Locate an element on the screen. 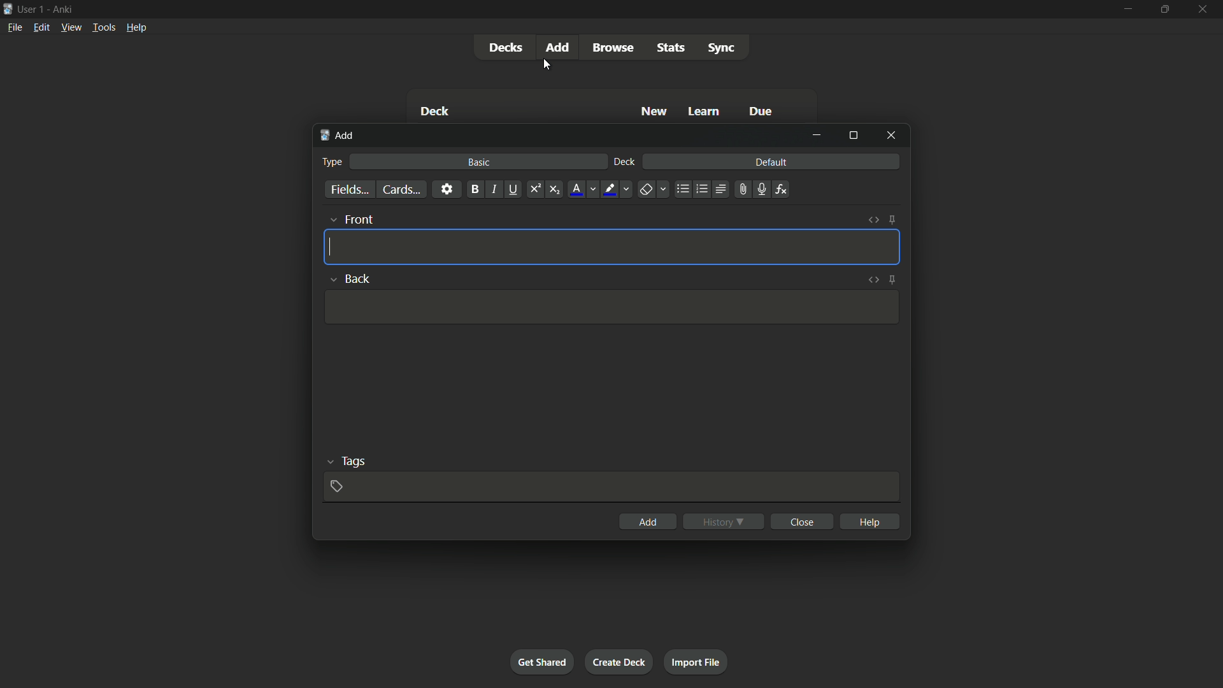 This screenshot has height=688, width=1223. alignment is located at coordinates (720, 190).